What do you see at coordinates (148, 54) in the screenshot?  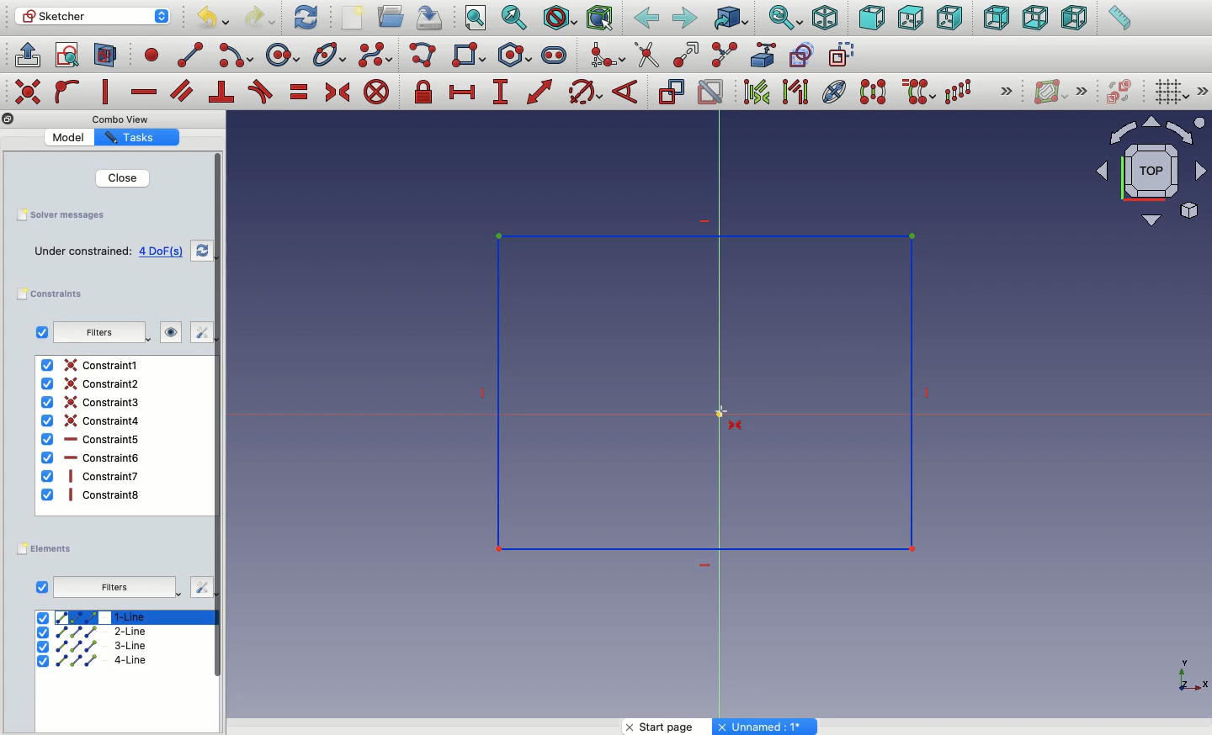 I see `point` at bounding box center [148, 54].